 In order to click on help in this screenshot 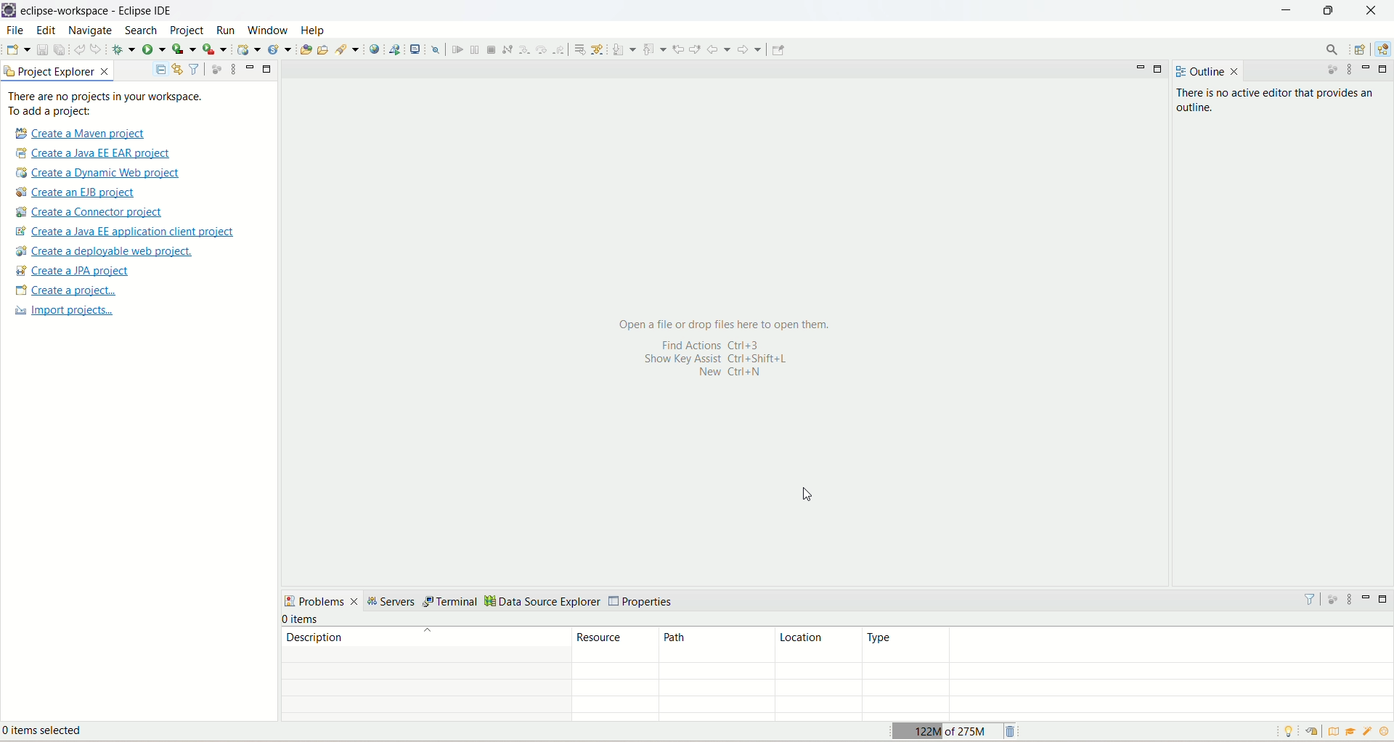, I will do `click(314, 30)`.